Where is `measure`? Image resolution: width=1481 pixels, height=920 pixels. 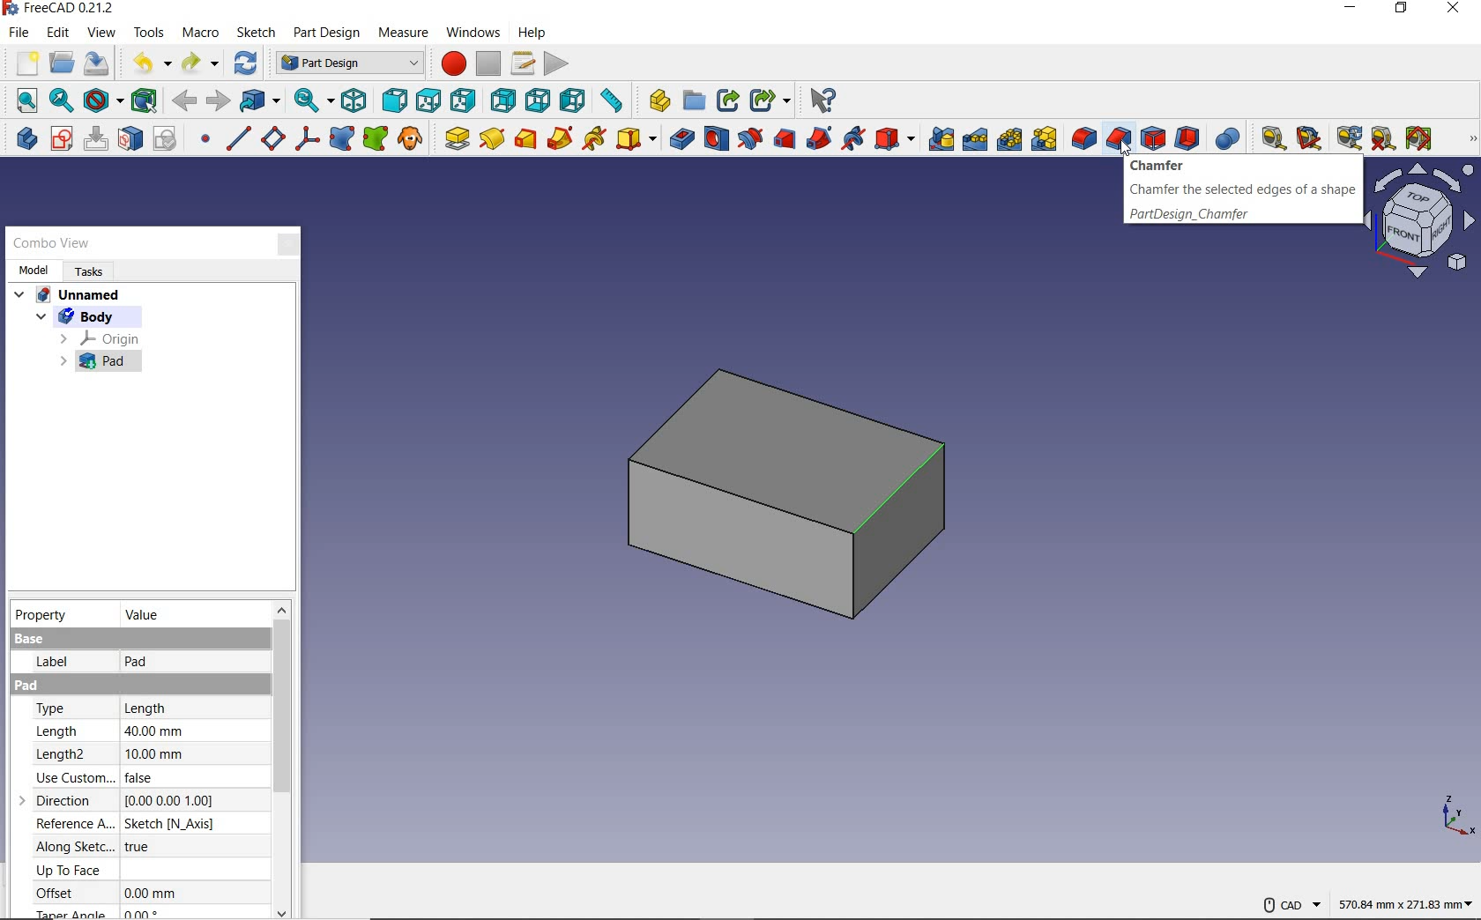 measure is located at coordinates (401, 33).